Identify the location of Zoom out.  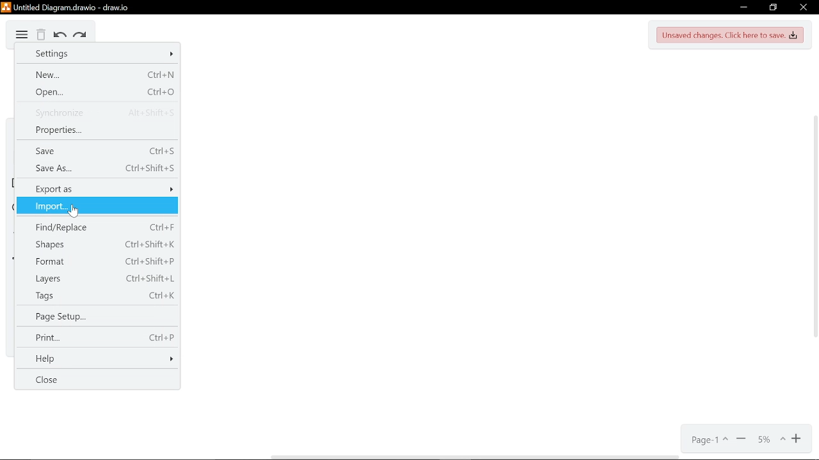
(741, 438).